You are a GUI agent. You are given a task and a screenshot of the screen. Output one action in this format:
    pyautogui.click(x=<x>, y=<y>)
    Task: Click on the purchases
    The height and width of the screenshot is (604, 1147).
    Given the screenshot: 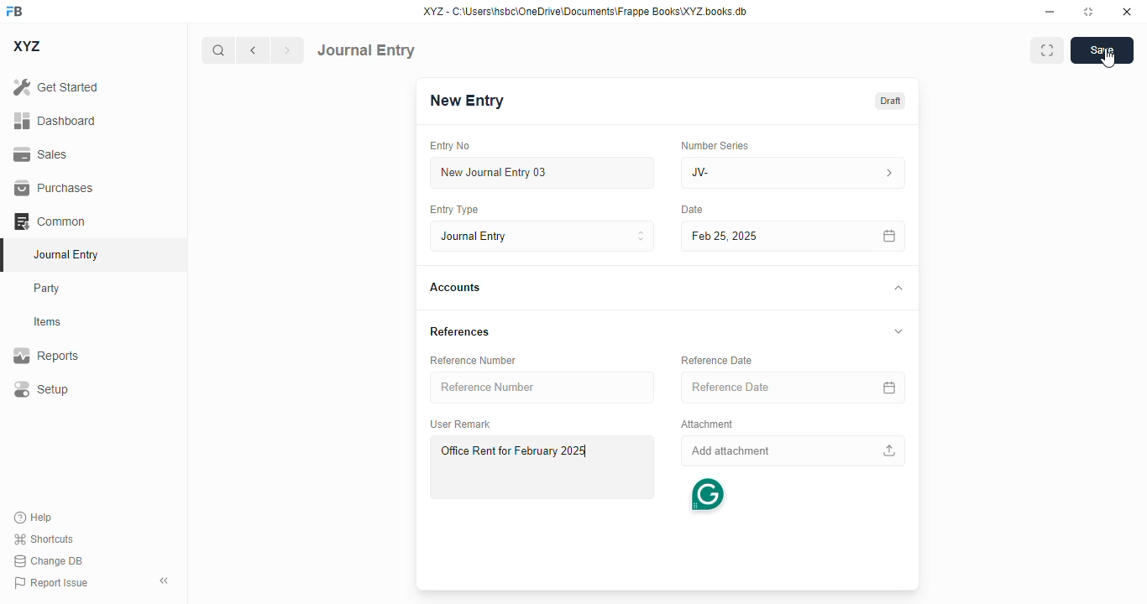 What is the action you would take?
    pyautogui.click(x=55, y=188)
    